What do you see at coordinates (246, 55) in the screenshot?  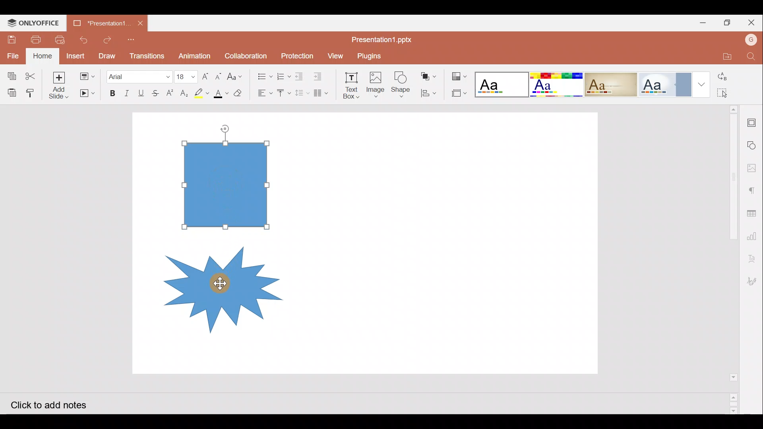 I see `Collaboration` at bounding box center [246, 55].